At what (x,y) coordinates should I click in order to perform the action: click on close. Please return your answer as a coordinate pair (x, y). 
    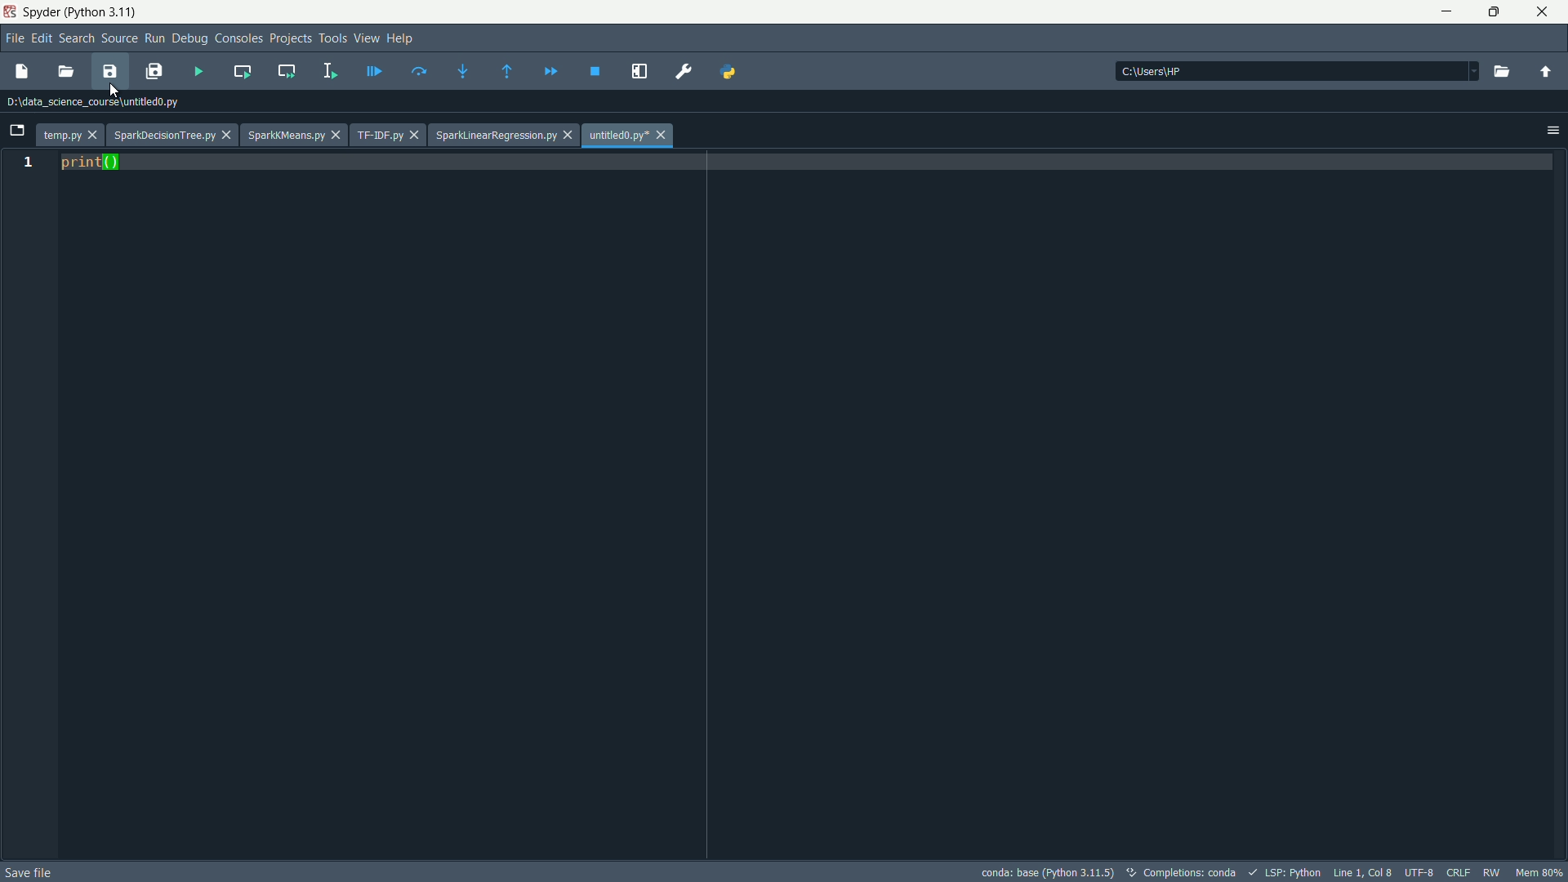
    Looking at the image, I should click on (1542, 14).